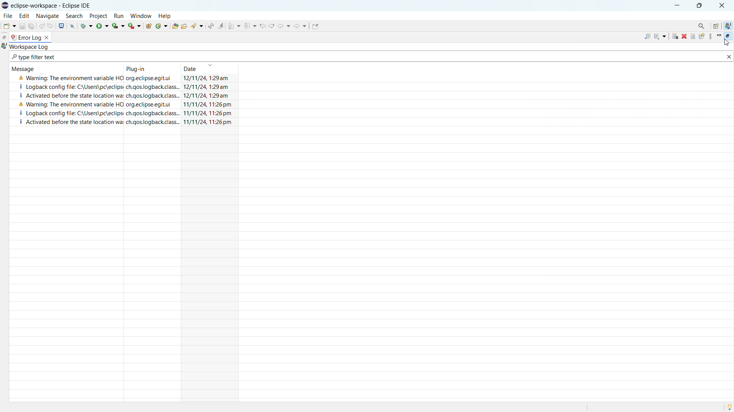  Describe the element at coordinates (208, 104) in the screenshot. I see `11/11/24, 11:26pm` at that location.